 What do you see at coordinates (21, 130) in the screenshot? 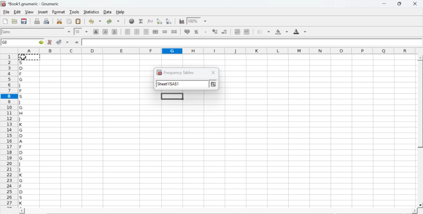
I see `alphabets` at bounding box center [21, 130].